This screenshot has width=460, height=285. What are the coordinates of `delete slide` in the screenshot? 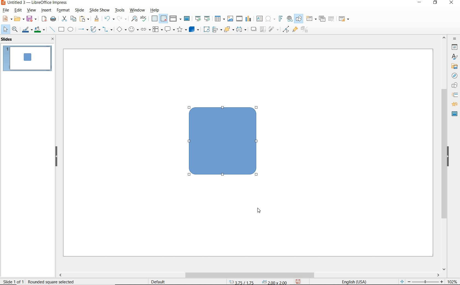 It's located at (332, 19).